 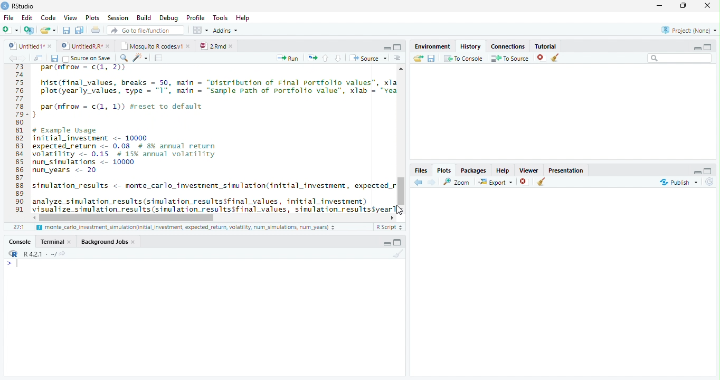 I want to click on Viewer, so click(x=529, y=169).